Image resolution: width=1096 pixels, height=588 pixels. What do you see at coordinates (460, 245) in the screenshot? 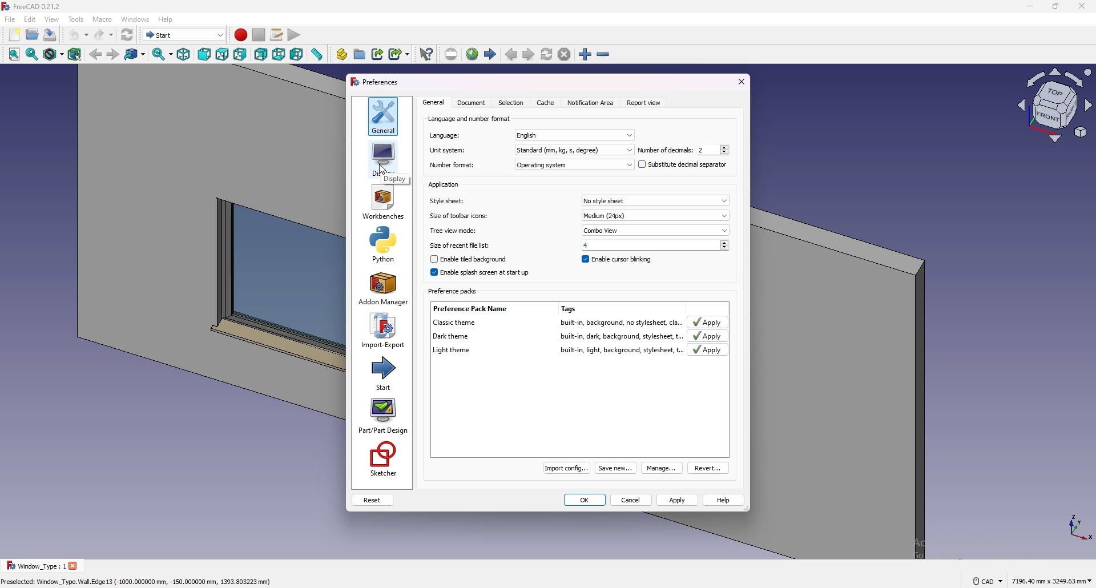
I see `Size of recent file list;` at bounding box center [460, 245].